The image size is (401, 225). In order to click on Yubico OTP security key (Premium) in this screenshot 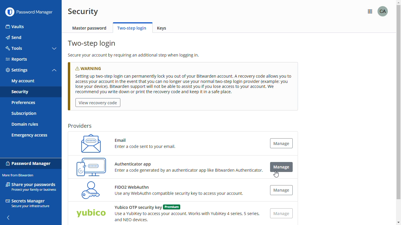, I will do `click(91, 214)`.